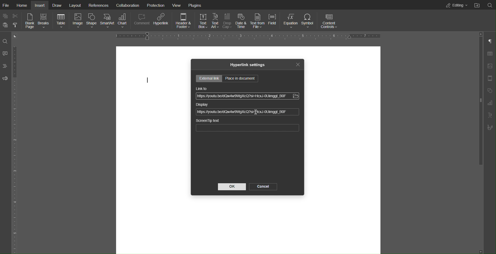  Describe the element at coordinates (59, 5) in the screenshot. I see `Draw` at that location.